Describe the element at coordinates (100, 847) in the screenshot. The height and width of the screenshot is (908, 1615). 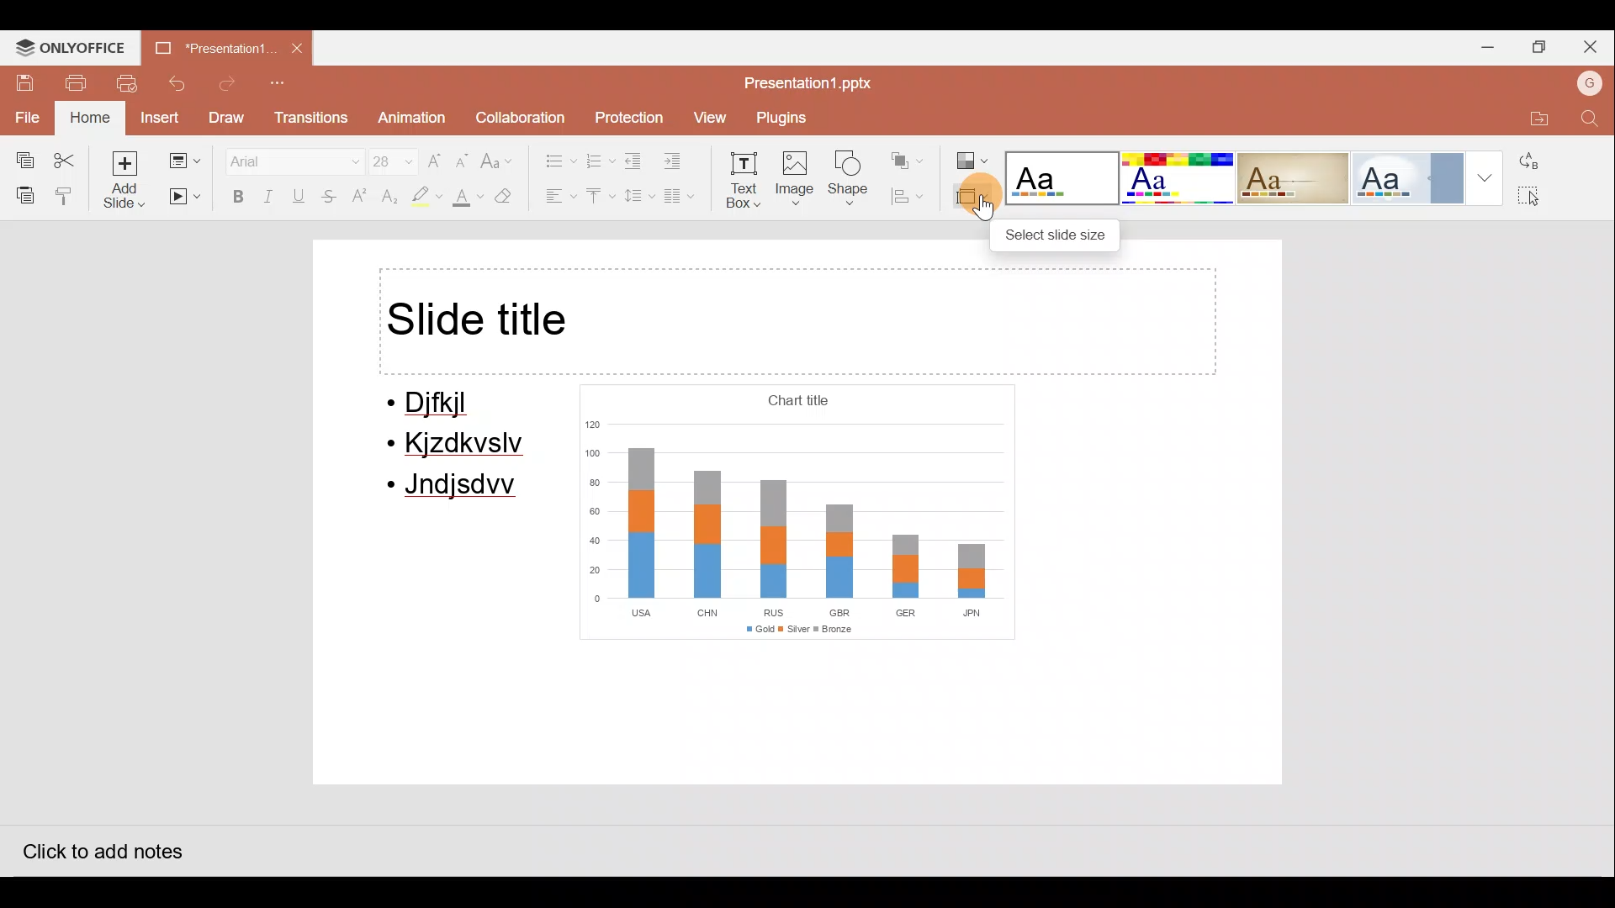
I see `Click to add notes` at that location.